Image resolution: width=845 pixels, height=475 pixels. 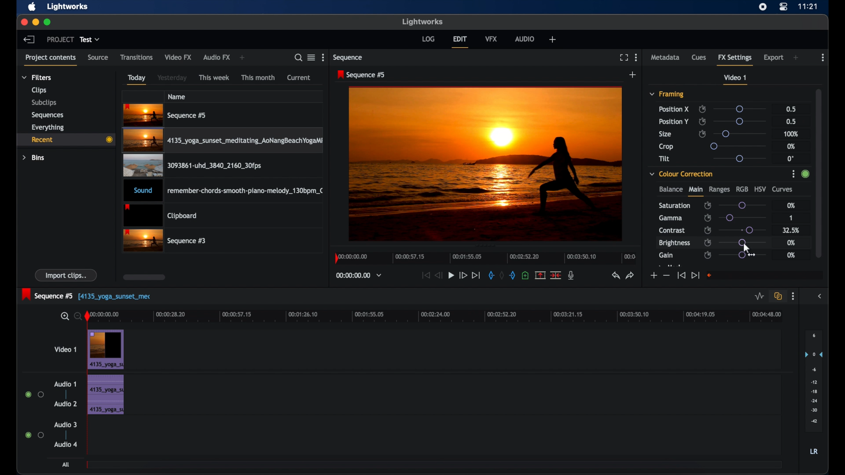 I want to click on current, so click(x=299, y=77).